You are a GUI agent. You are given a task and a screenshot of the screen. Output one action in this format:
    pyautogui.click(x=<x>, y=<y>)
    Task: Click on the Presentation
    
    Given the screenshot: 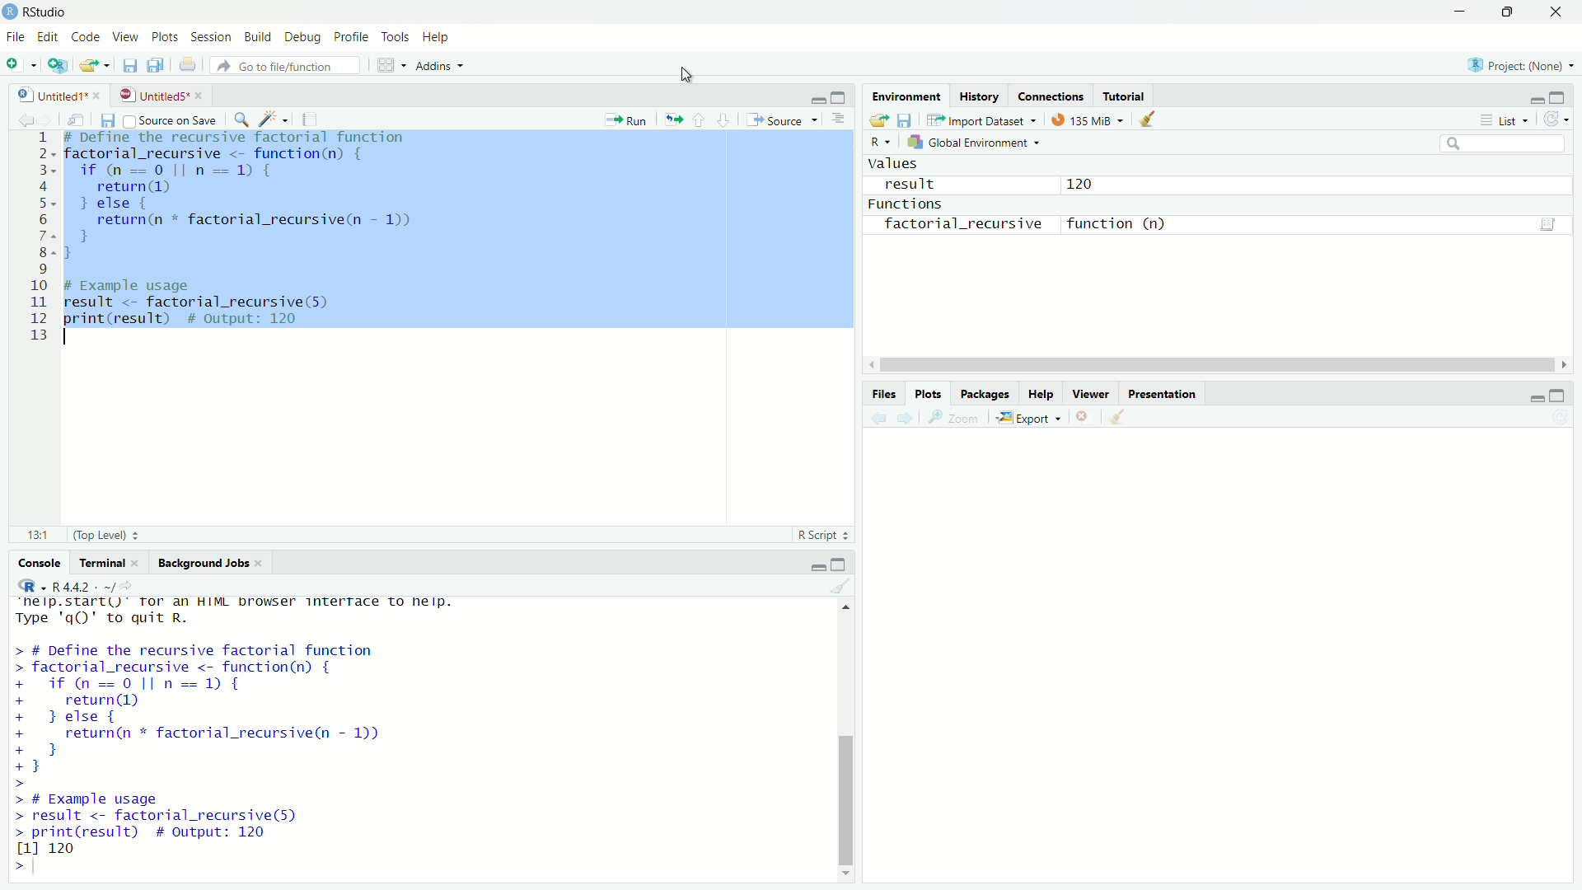 What is the action you would take?
    pyautogui.click(x=1163, y=392)
    